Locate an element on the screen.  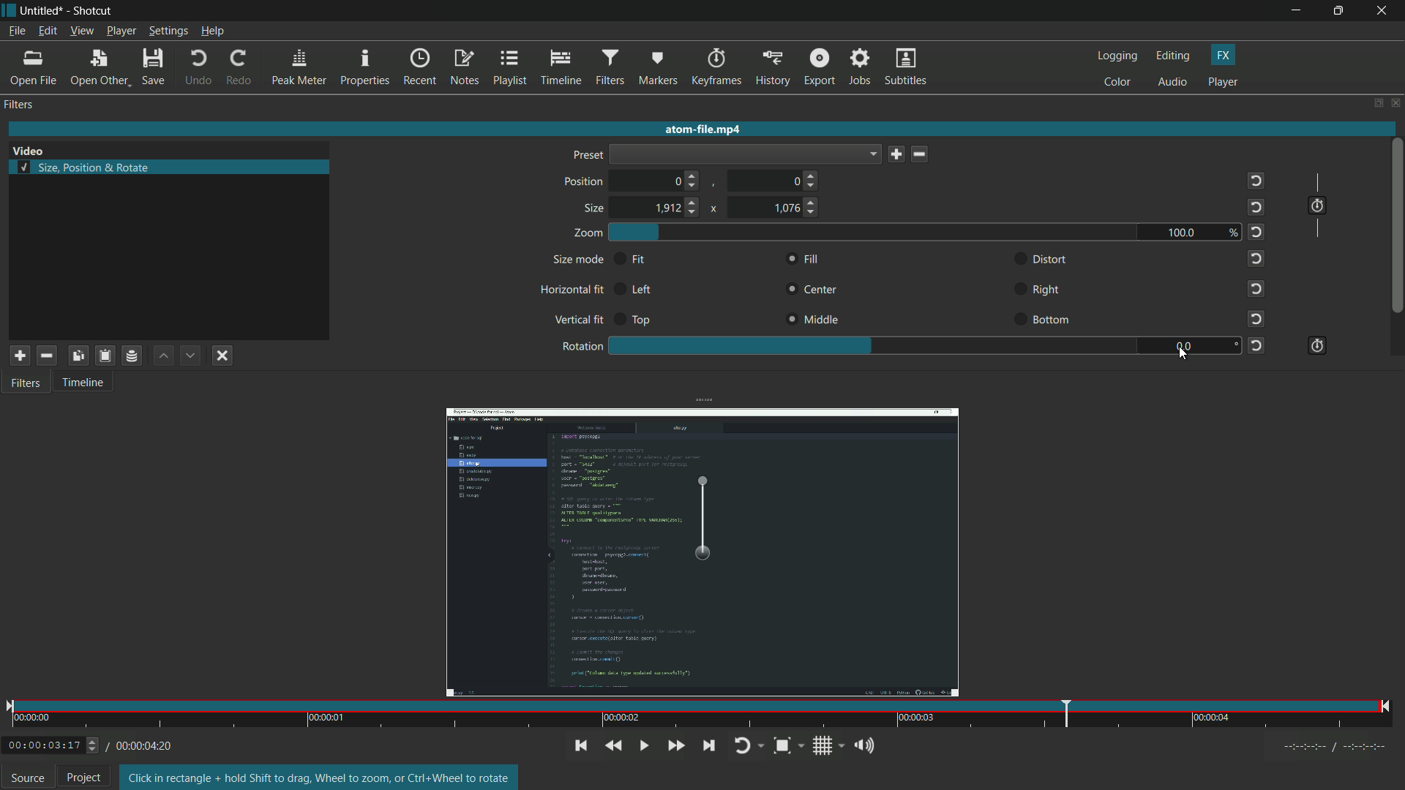
% is located at coordinates (1235, 233).